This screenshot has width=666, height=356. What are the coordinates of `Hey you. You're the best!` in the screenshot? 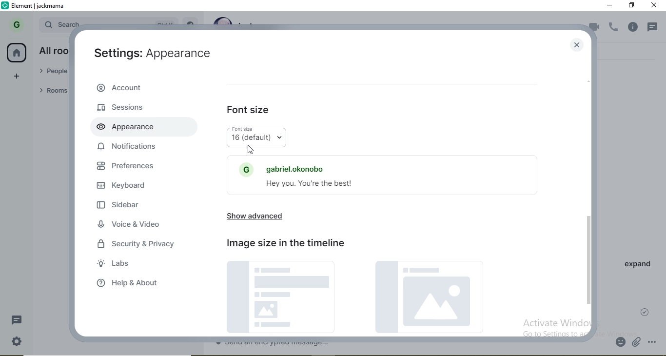 It's located at (315, 185).